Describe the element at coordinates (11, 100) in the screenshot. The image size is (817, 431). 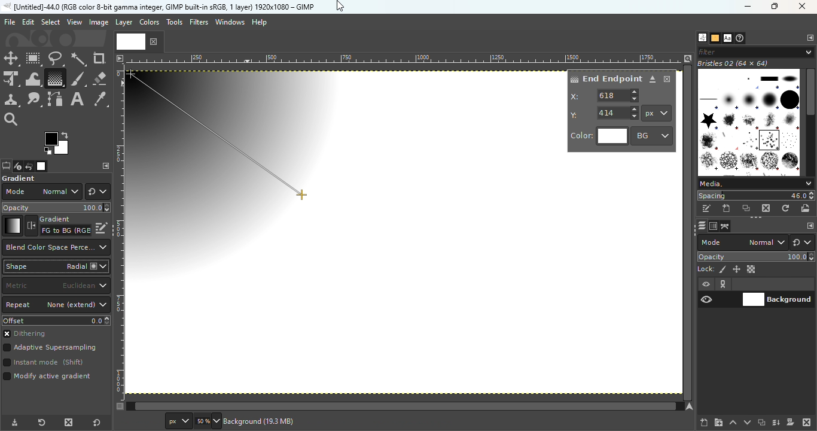
I see `Clone tool` at that location.